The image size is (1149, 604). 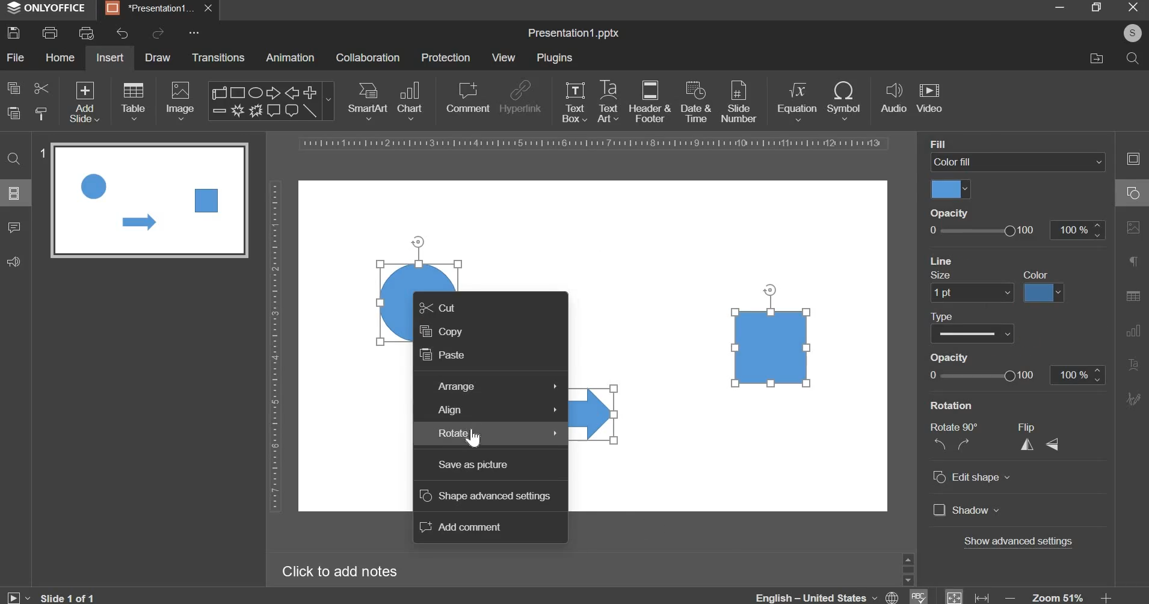 I want to click on slide setting, so click(x=1132, y=158).